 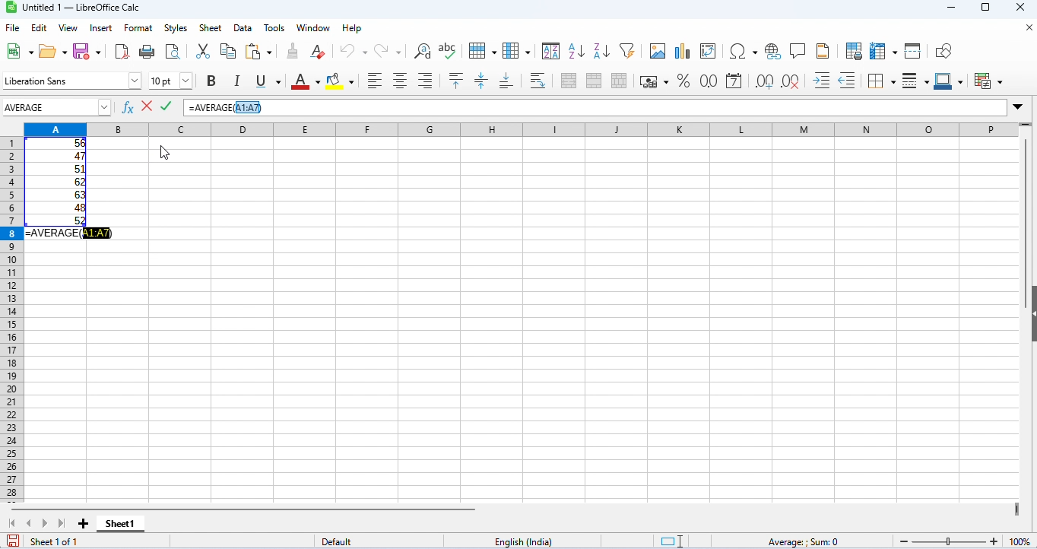 What do you see at coordinates (10, 321) in the screenshot?
I see `row numbers` at bounding box center [10, 321].